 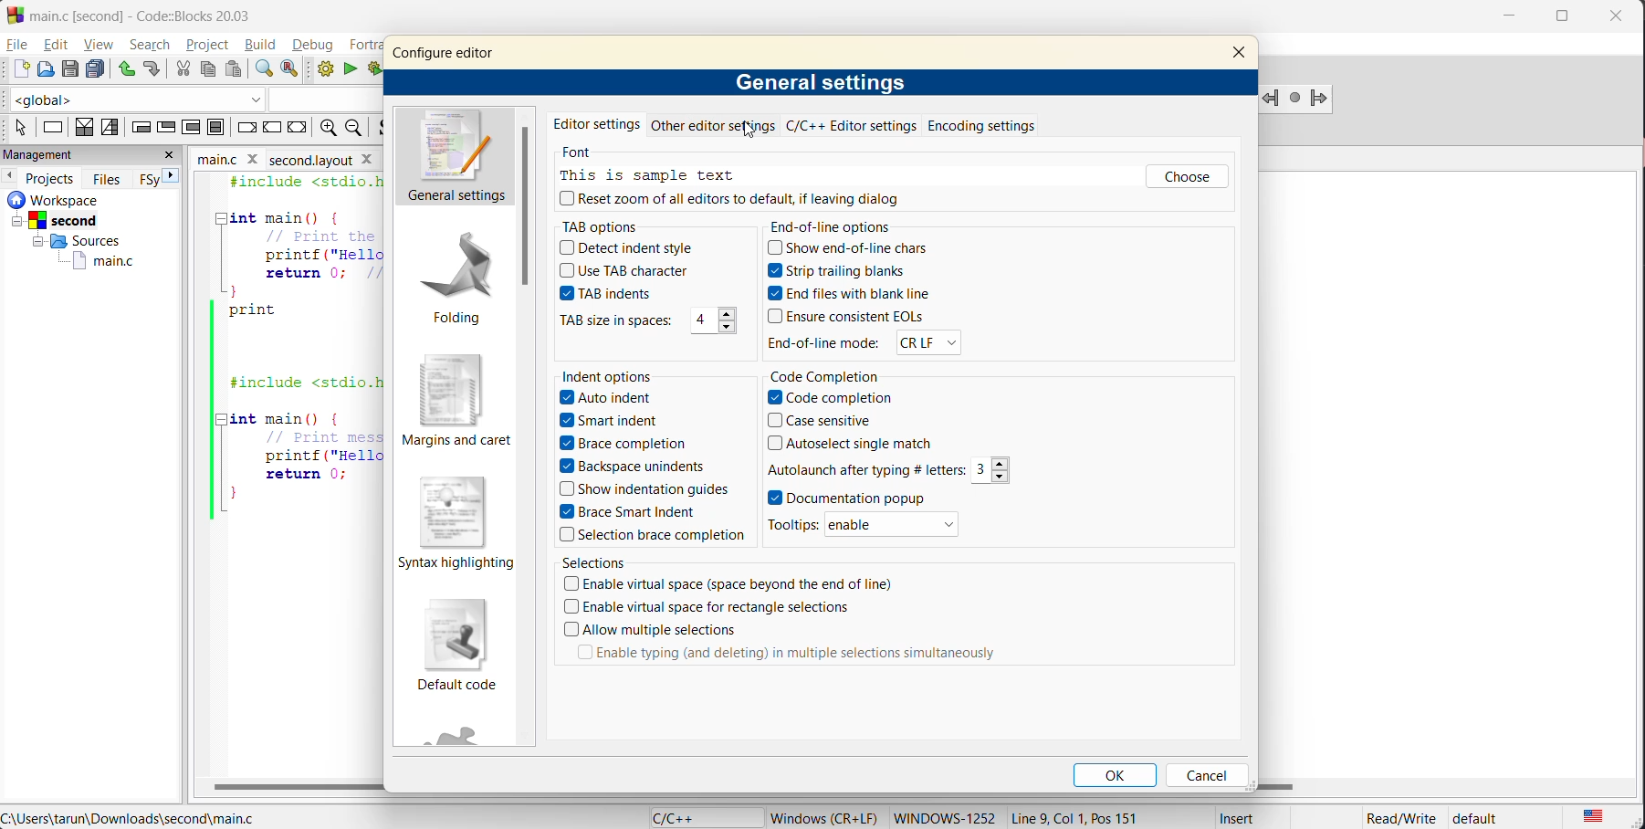 I want to click on counting loop, so click(x=188, y=126).